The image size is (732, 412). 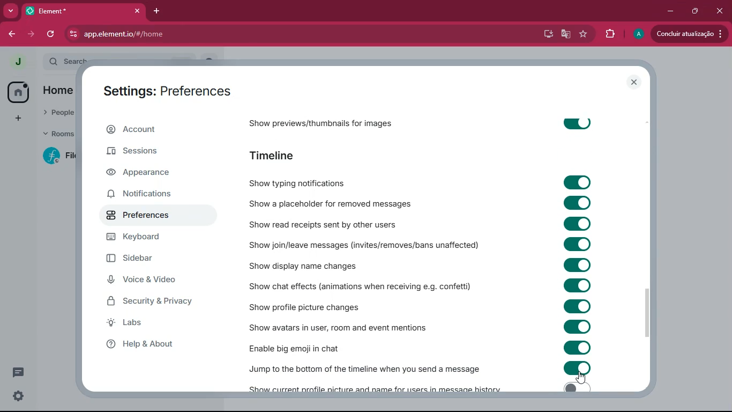 What do you see at coordinates (364, 245) in the screenshot?
I see `show join / leave messages (invites/removes/ban unaffected)` at bounding box center [364, 245].